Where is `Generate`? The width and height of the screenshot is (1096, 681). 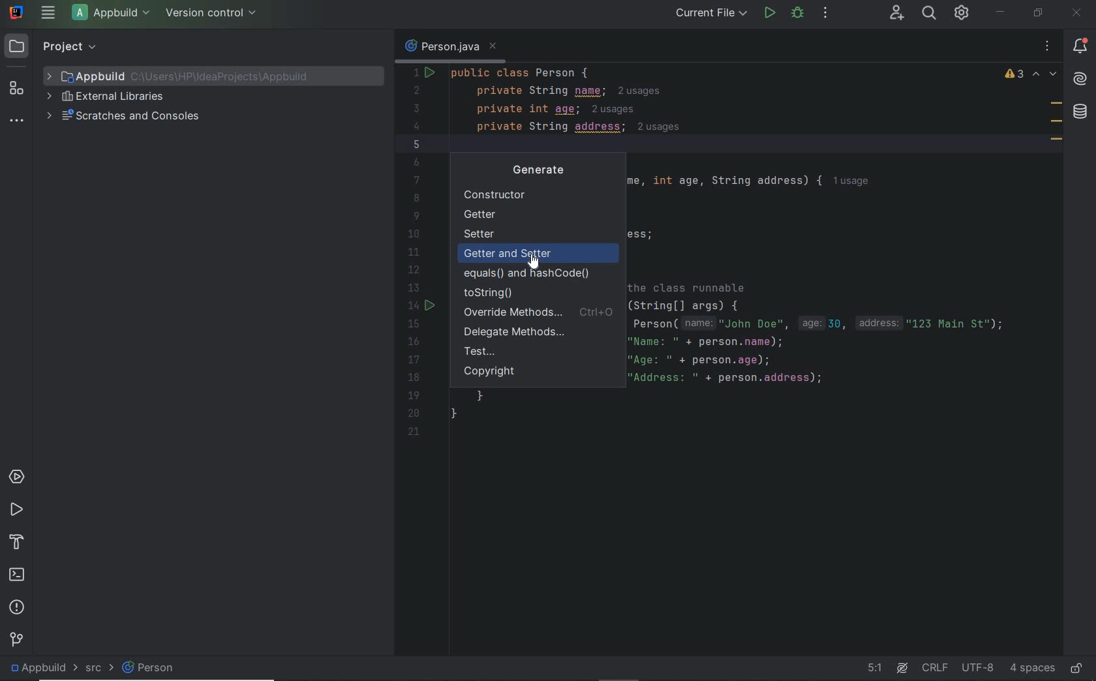 Generate is located at coordinates (549, 168).